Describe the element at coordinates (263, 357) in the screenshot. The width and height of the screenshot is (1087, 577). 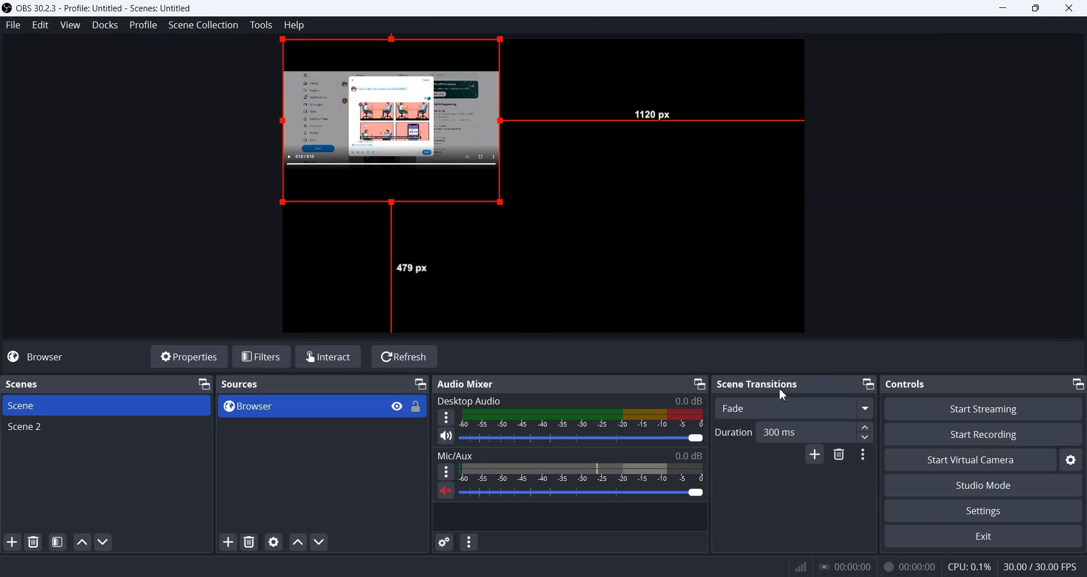
I see `Filters` at that location.